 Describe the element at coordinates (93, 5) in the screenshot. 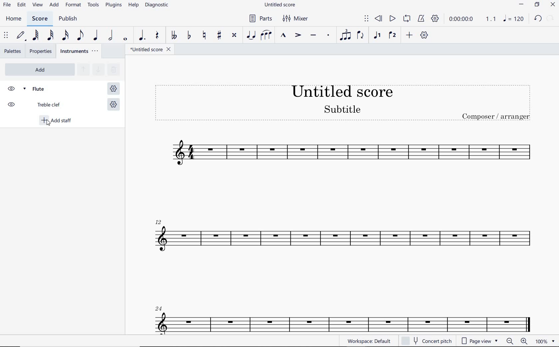

I see `TOOLS` at that location.